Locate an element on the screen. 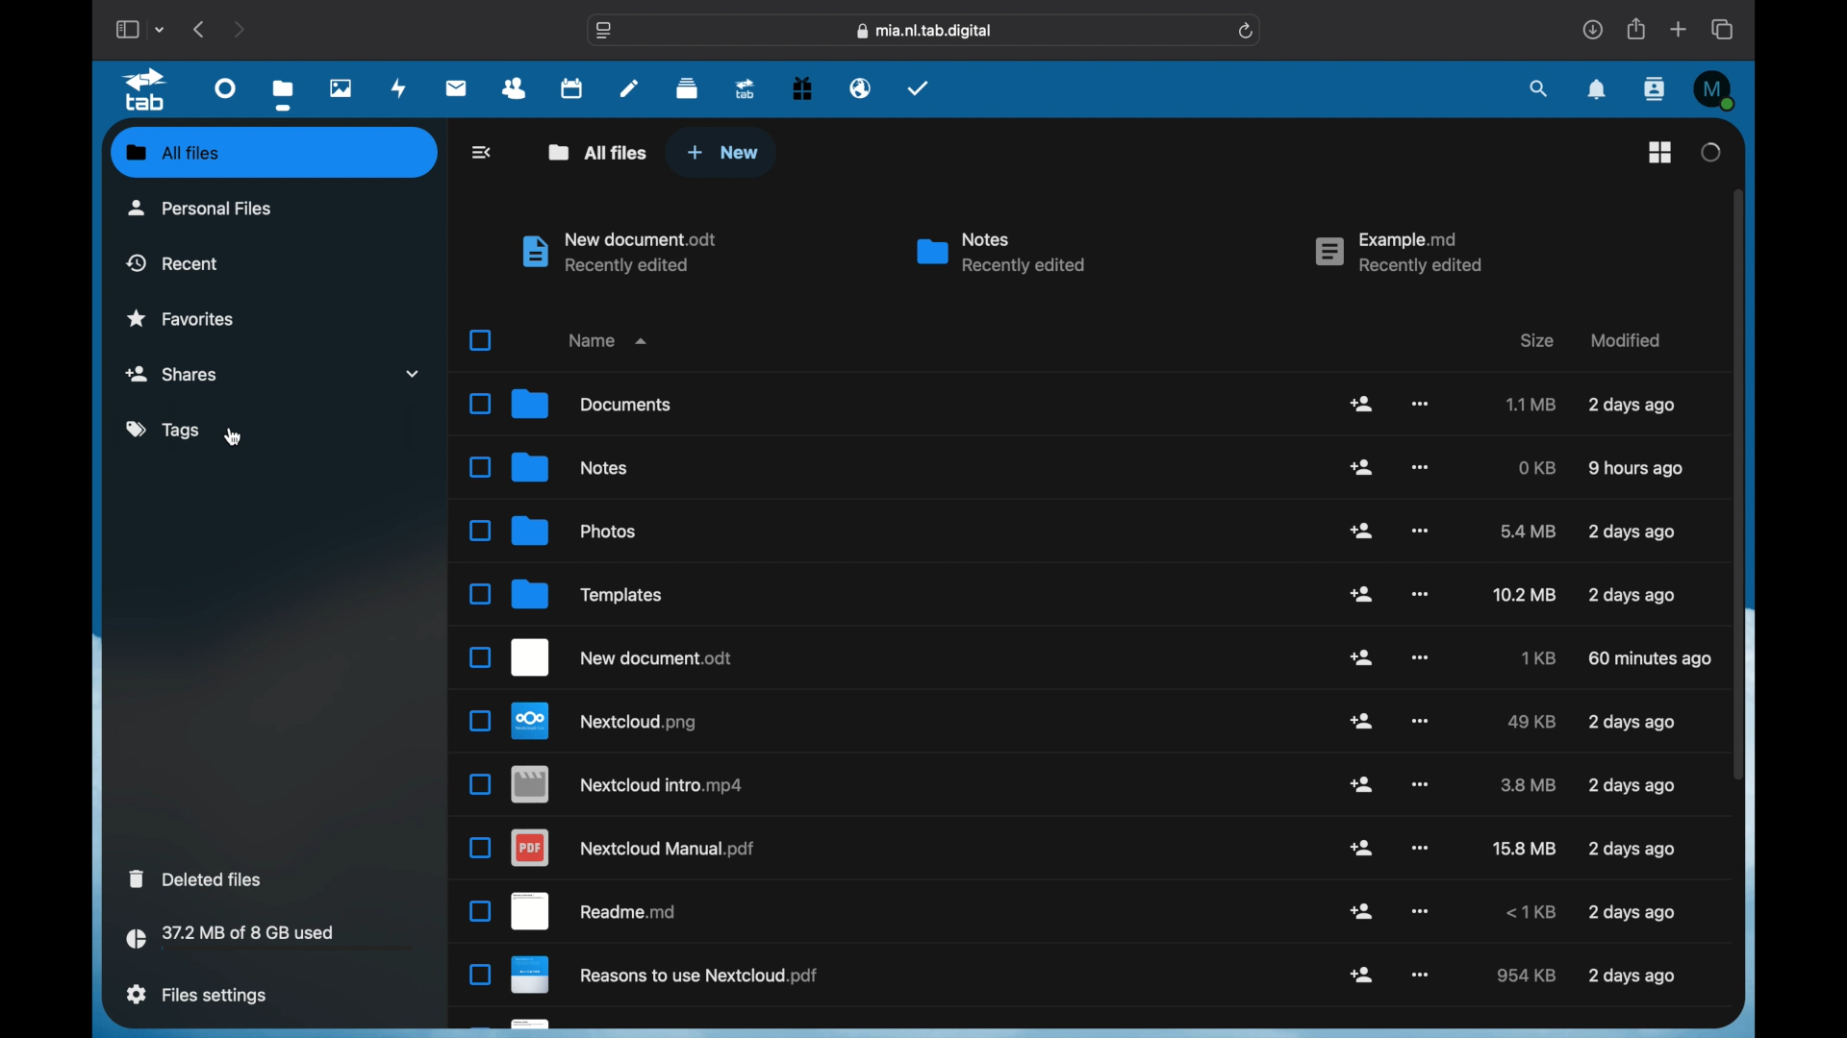 This screenshot has width=1847, height=1038. deleted files is located at coordinates (197, 877).